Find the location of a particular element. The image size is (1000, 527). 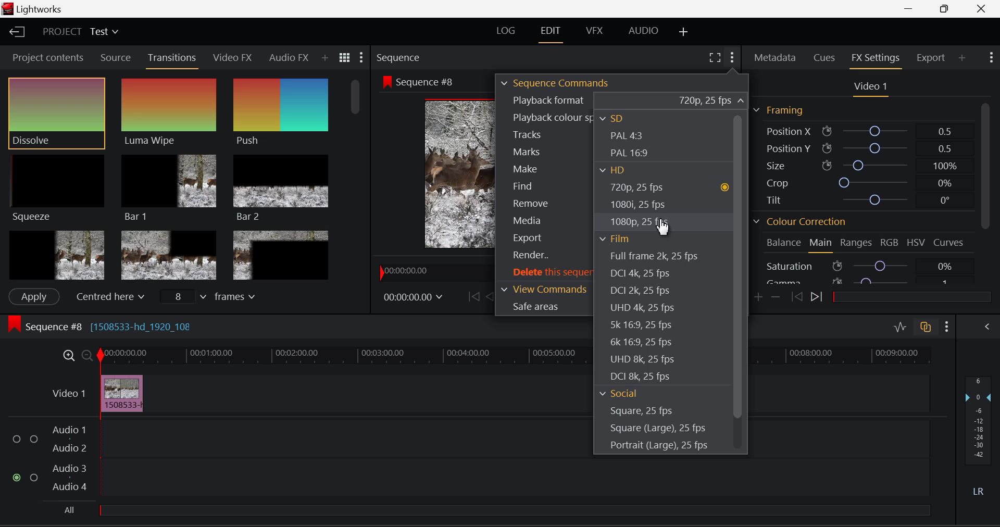

Position X is located at coordinates (859, 130).